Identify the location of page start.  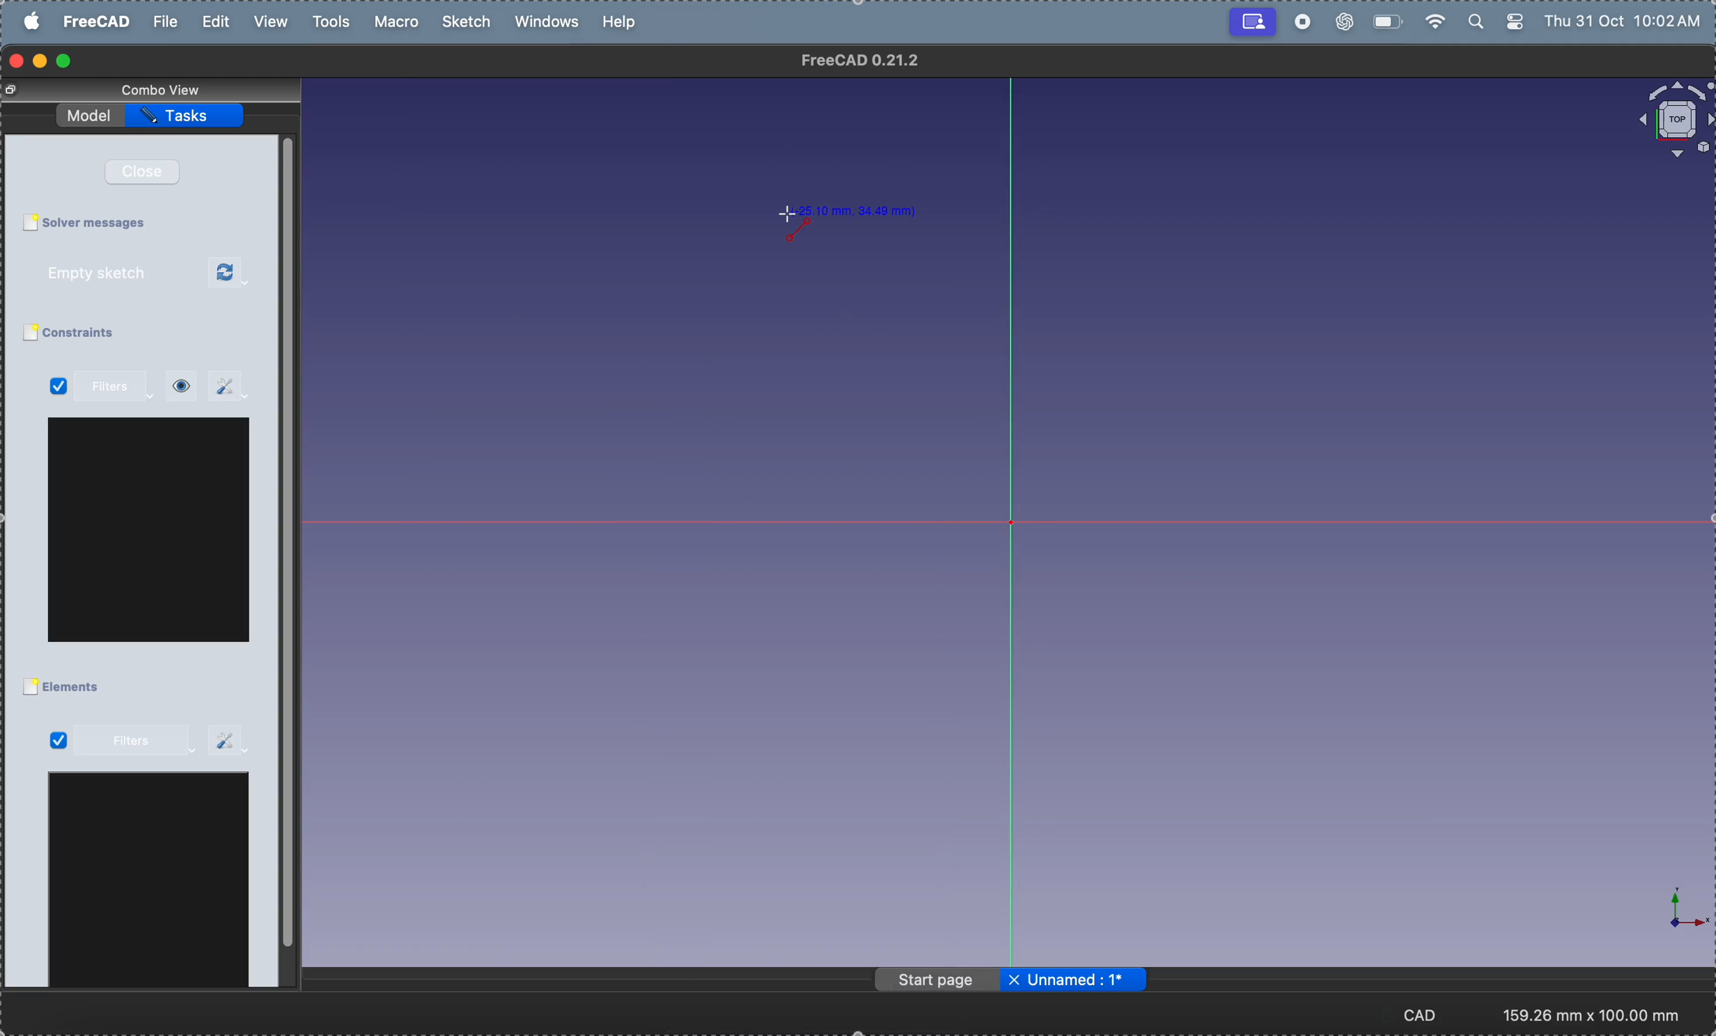
(939, 981).